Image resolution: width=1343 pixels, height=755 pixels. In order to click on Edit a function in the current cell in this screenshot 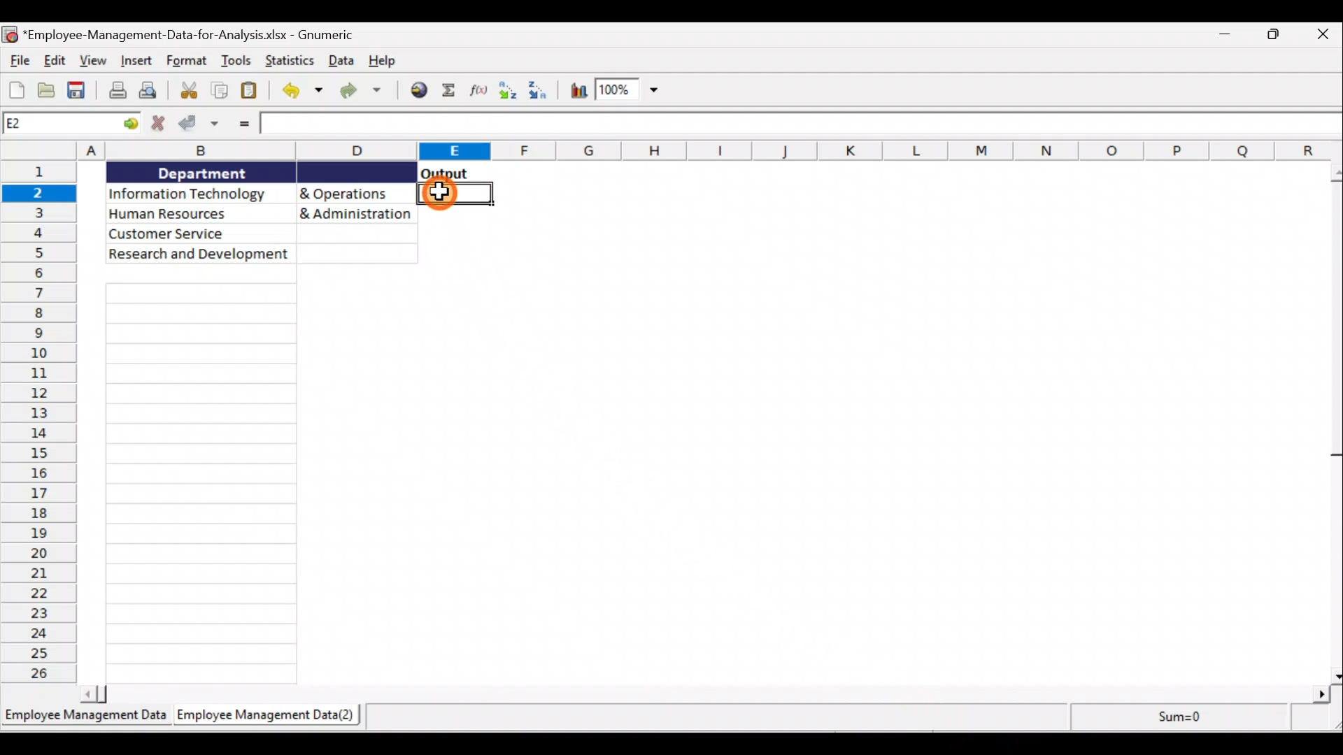, I will do `click(478, 89)`.